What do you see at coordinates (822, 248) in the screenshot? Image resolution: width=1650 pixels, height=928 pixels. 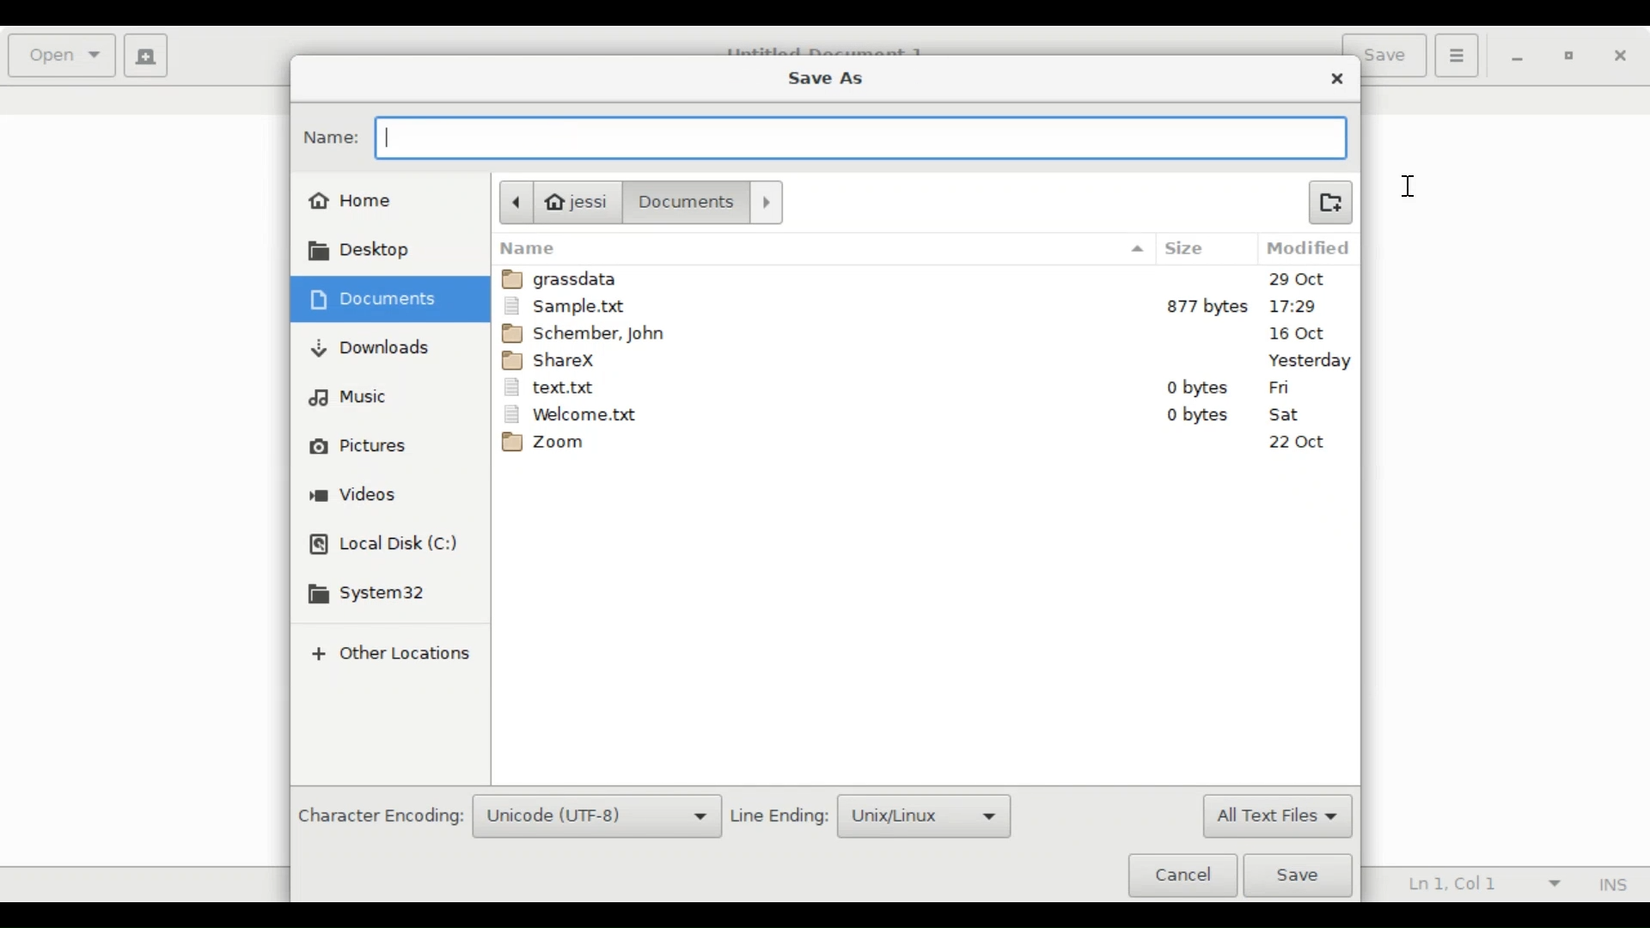 I see `Name` at bounding box center [822, 248].